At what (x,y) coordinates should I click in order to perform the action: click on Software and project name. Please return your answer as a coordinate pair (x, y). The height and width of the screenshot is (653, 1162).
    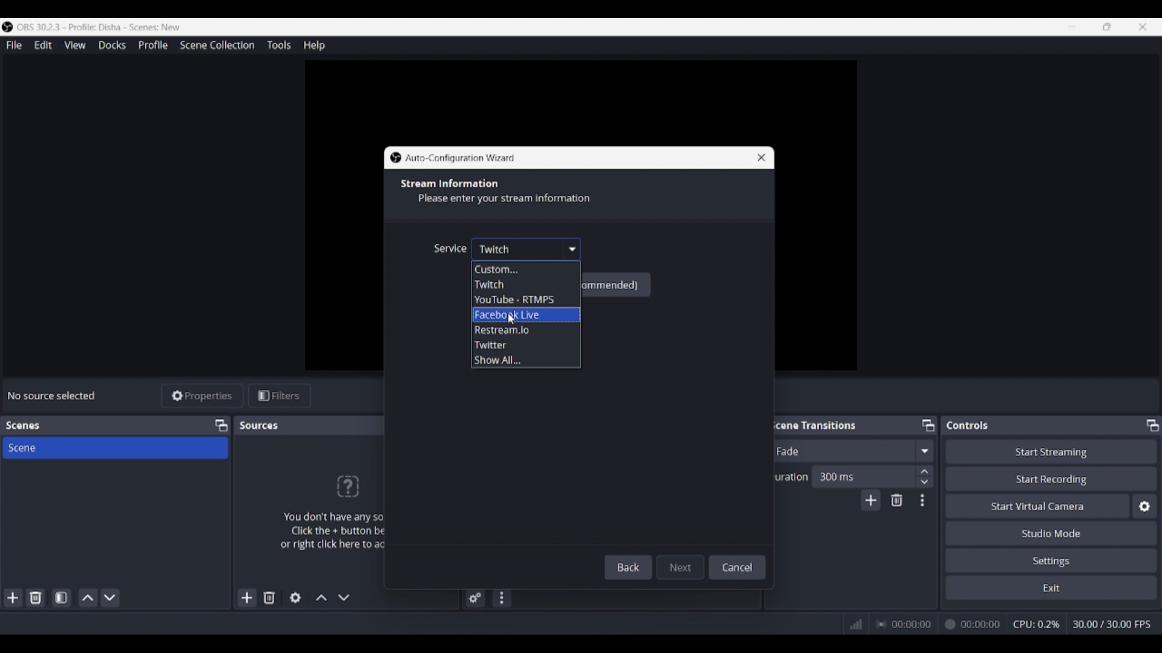
    Looking at the image, I should click on (104, 27).